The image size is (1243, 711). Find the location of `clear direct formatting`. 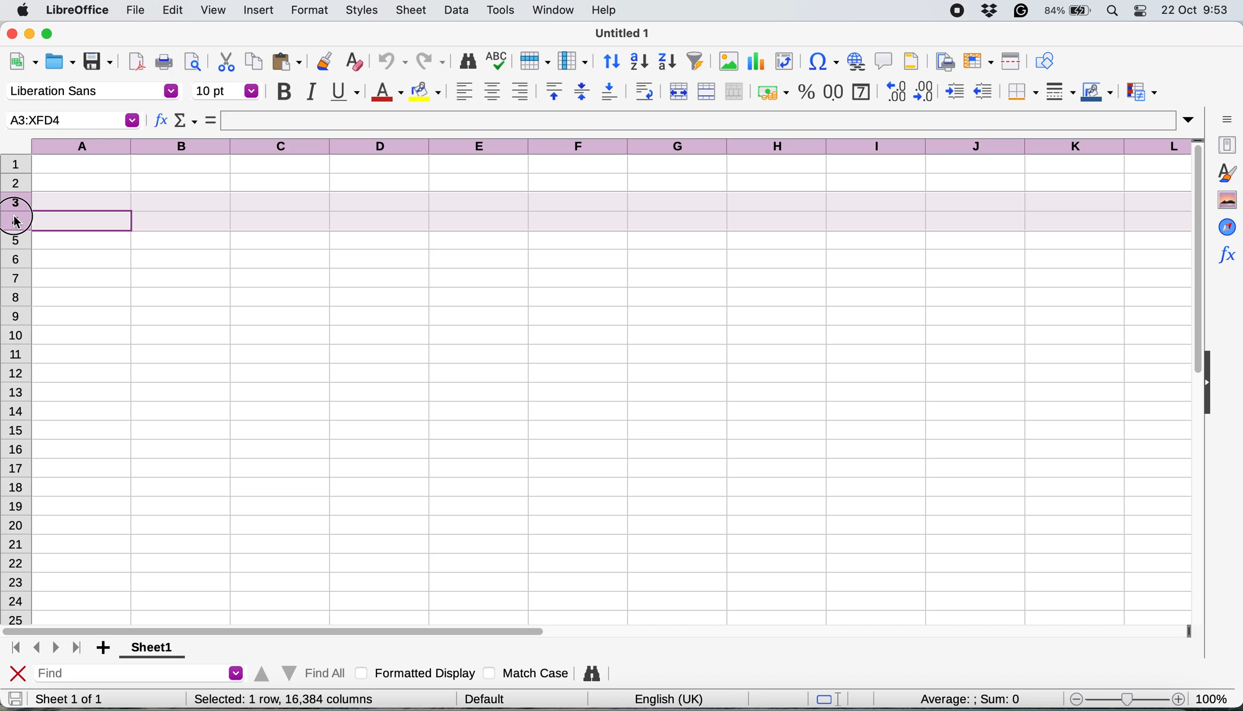

clear direct formatting is located at coordinates (354, 62).